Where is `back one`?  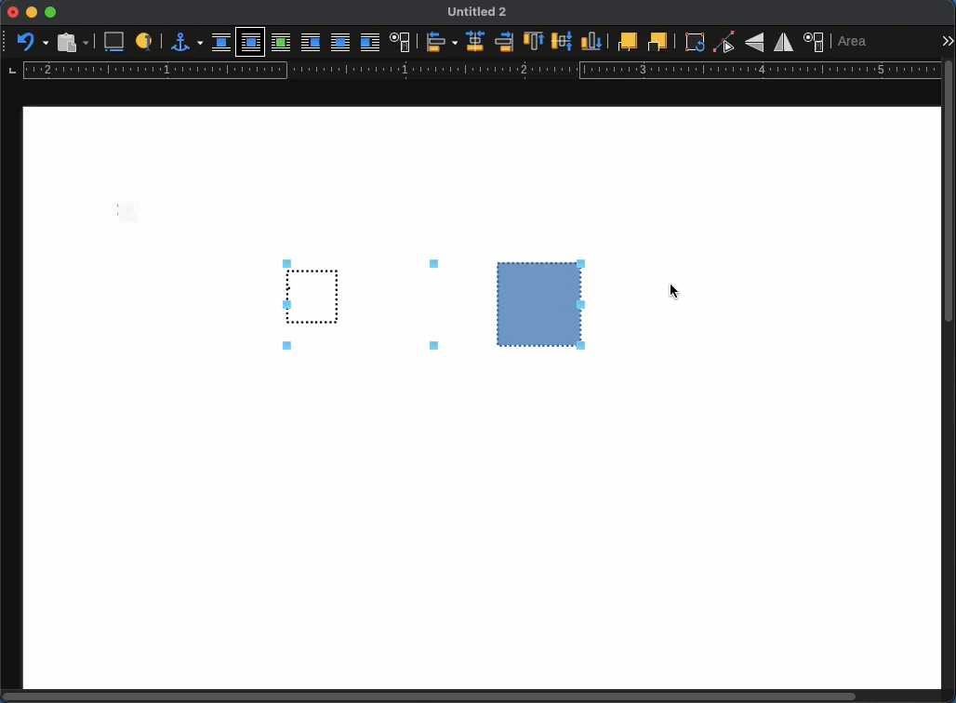
back one is located at coordinates (657, 43).